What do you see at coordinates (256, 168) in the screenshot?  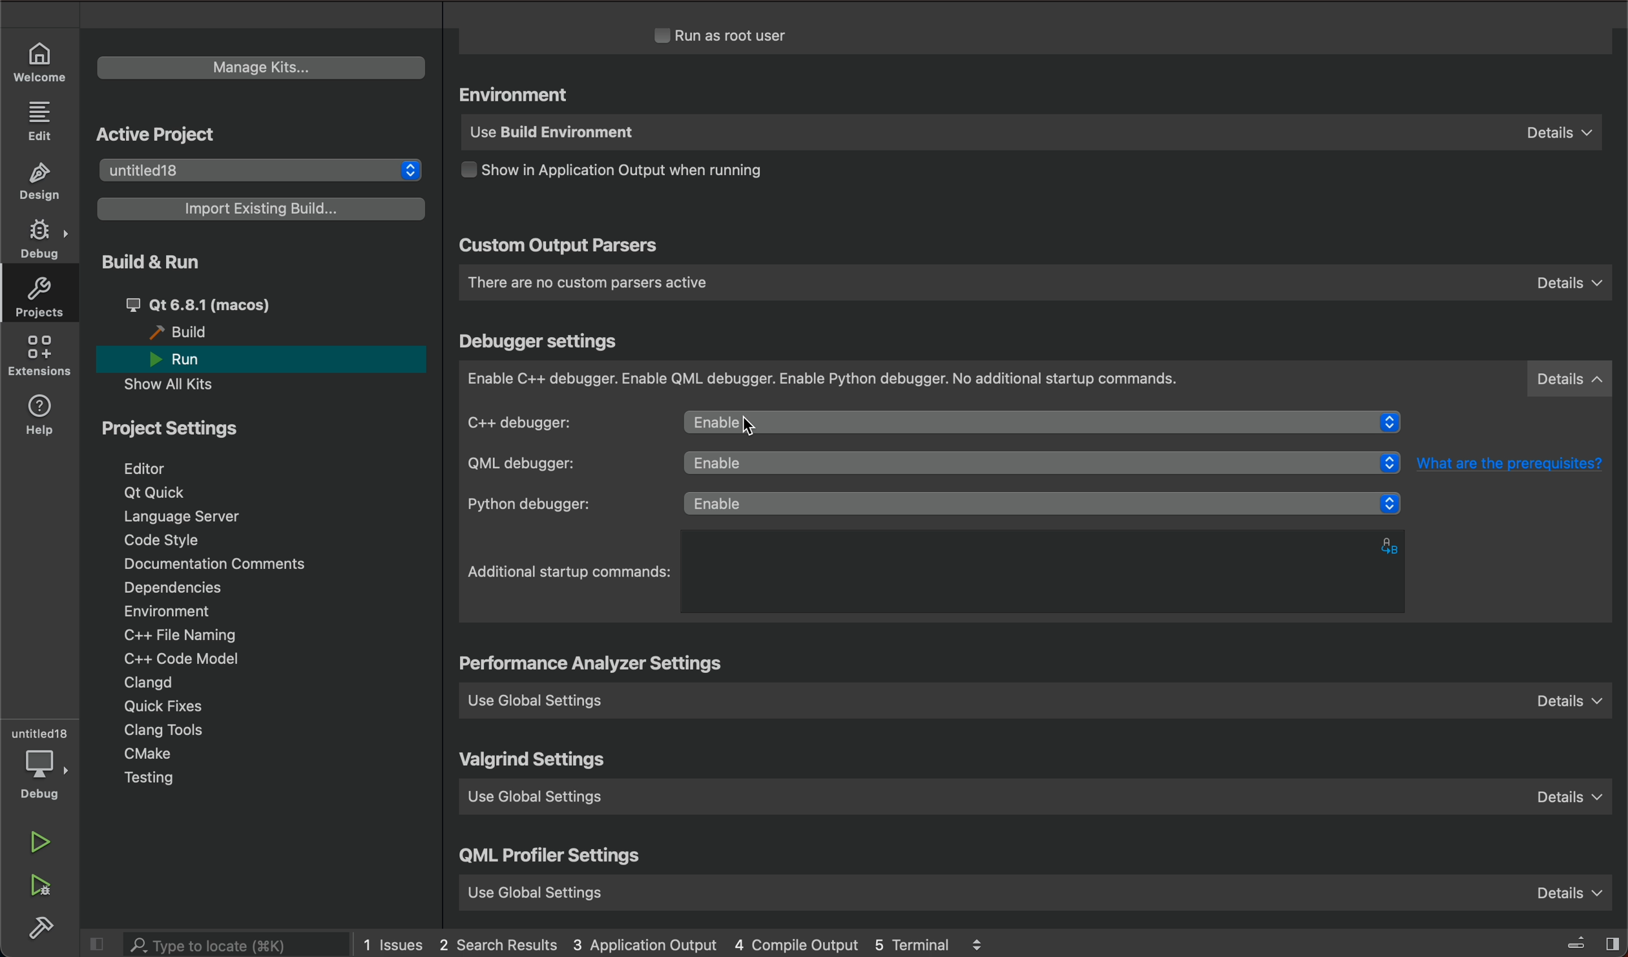 I see `untitled` at bounding box center [256, 168].